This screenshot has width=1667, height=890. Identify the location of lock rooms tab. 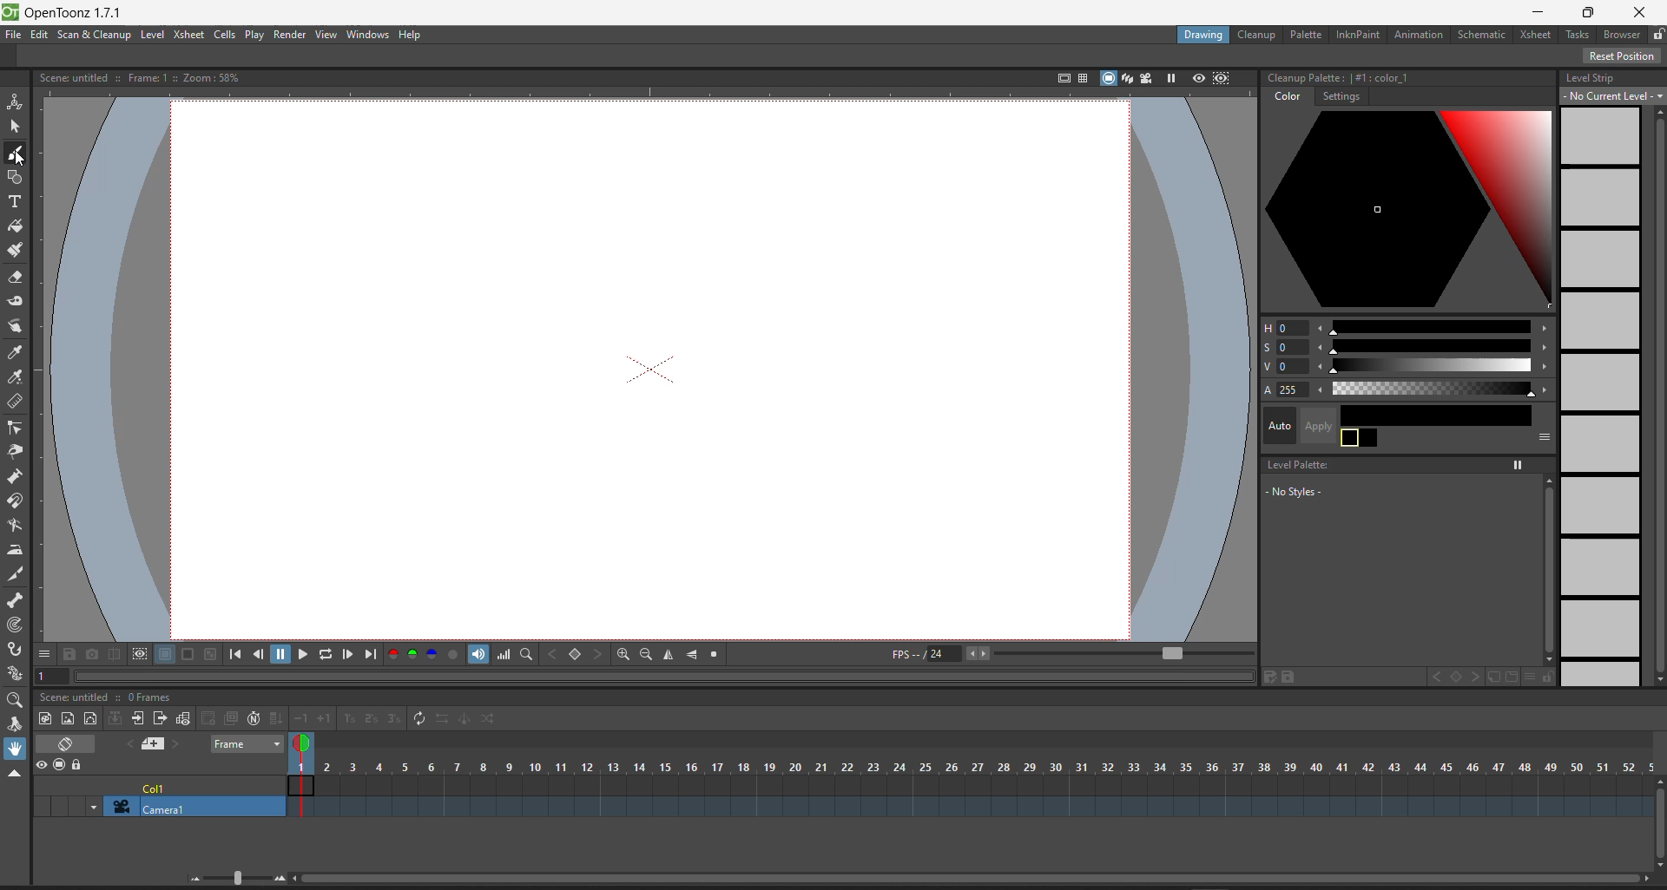
(1657, 35).